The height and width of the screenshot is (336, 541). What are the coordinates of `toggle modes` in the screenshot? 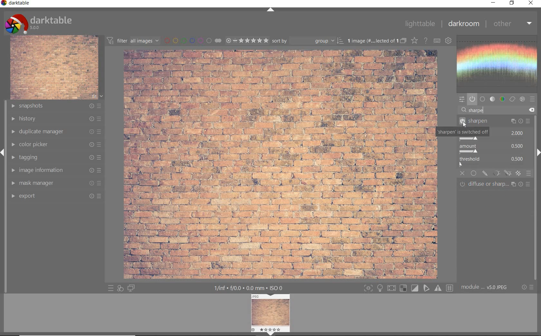 It's located at (408, 287).